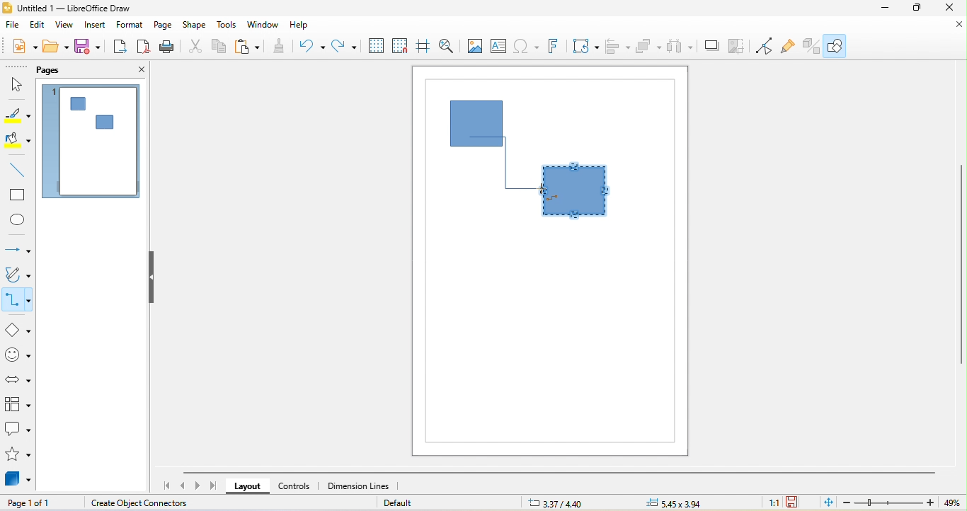 The image size is (967, 511). Describe the element at coordinates (905, 502) in the screenshot. I see `zoom` at that location.